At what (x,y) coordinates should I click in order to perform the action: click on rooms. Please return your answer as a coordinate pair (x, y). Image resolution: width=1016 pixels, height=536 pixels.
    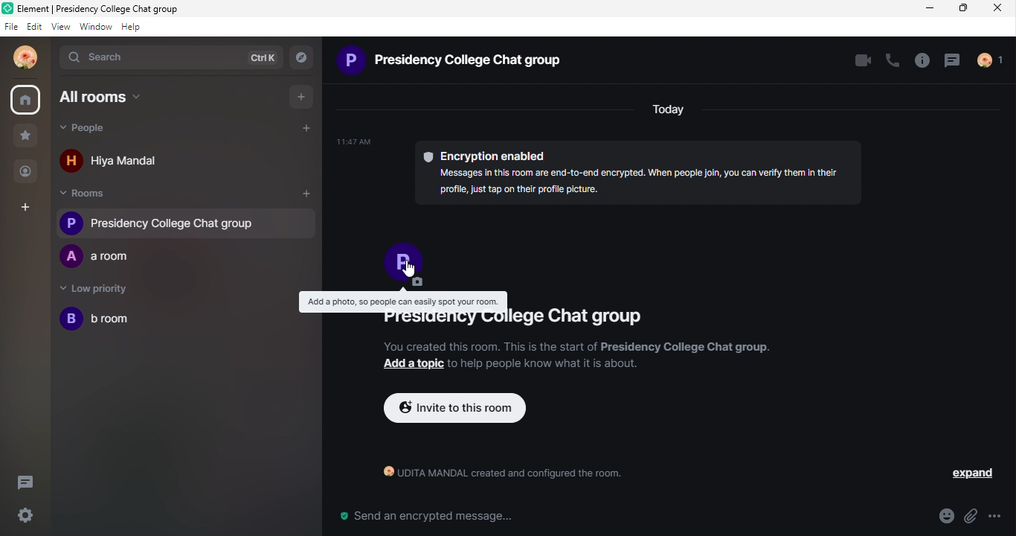
    Looking at the image, I should click on (91, 195).